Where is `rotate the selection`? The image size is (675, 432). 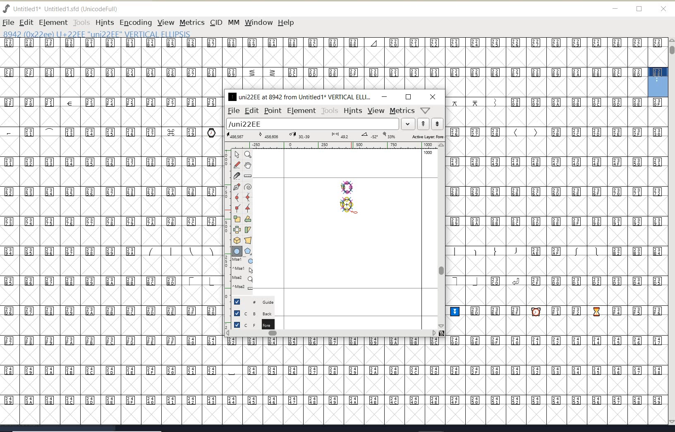 rotate the selection is located at coordinates (248, 219).